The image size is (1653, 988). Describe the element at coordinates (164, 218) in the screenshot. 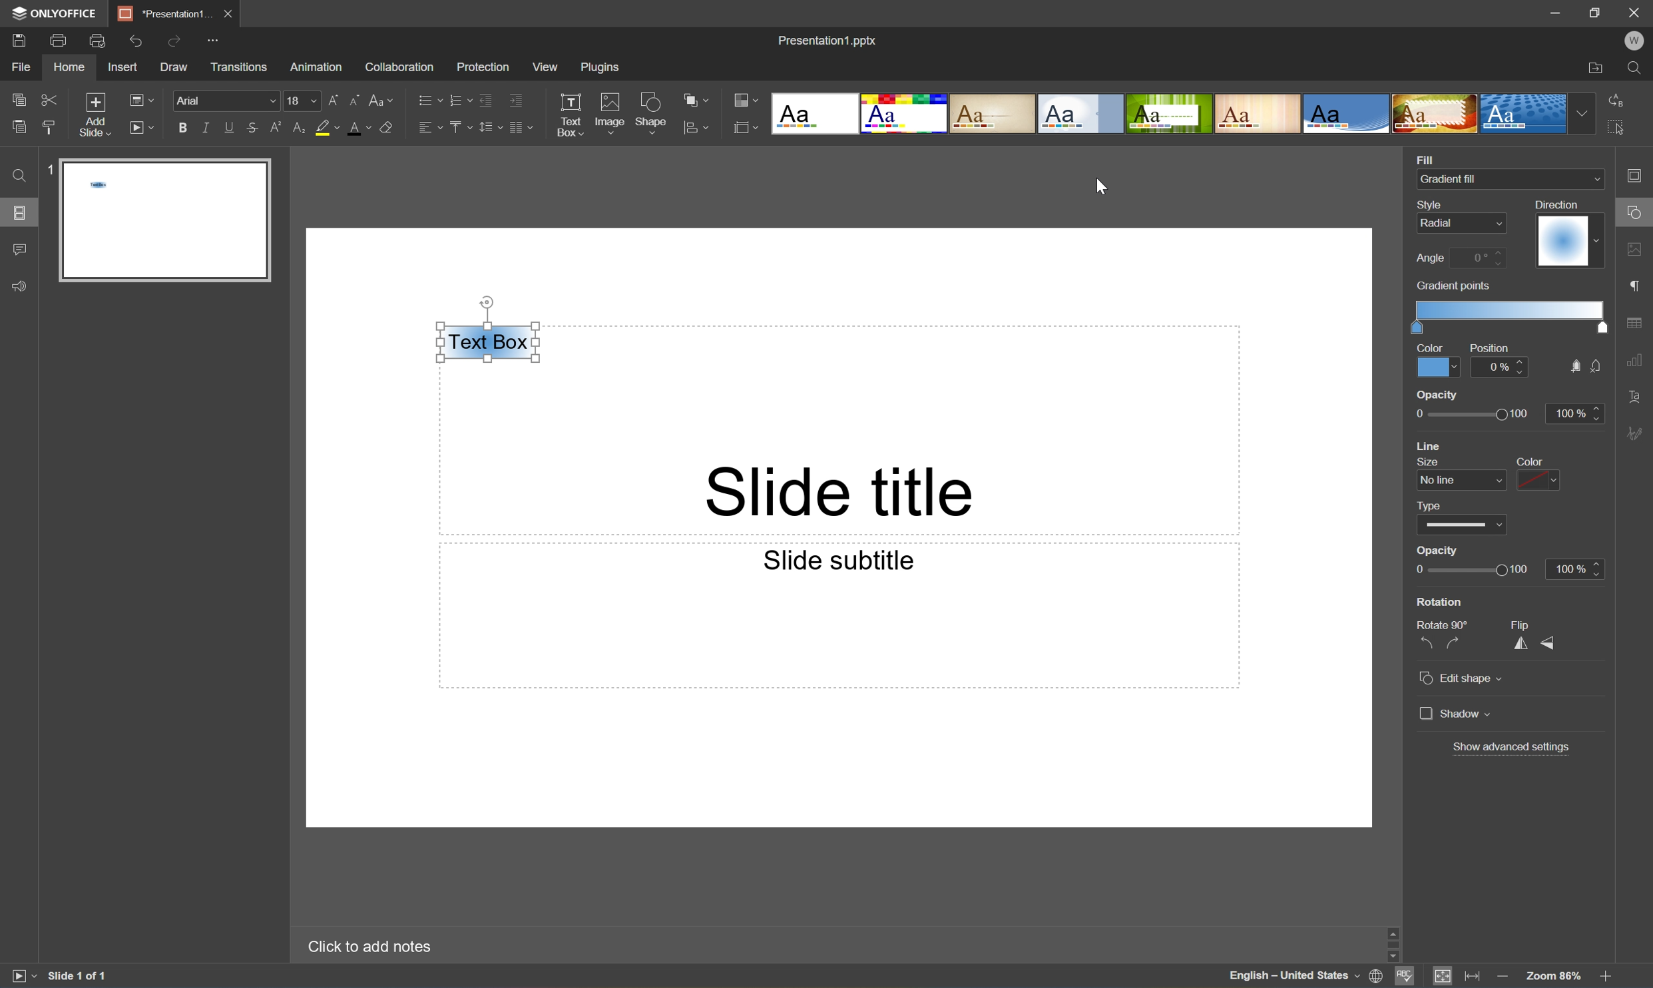

I see `Slide` at that location.